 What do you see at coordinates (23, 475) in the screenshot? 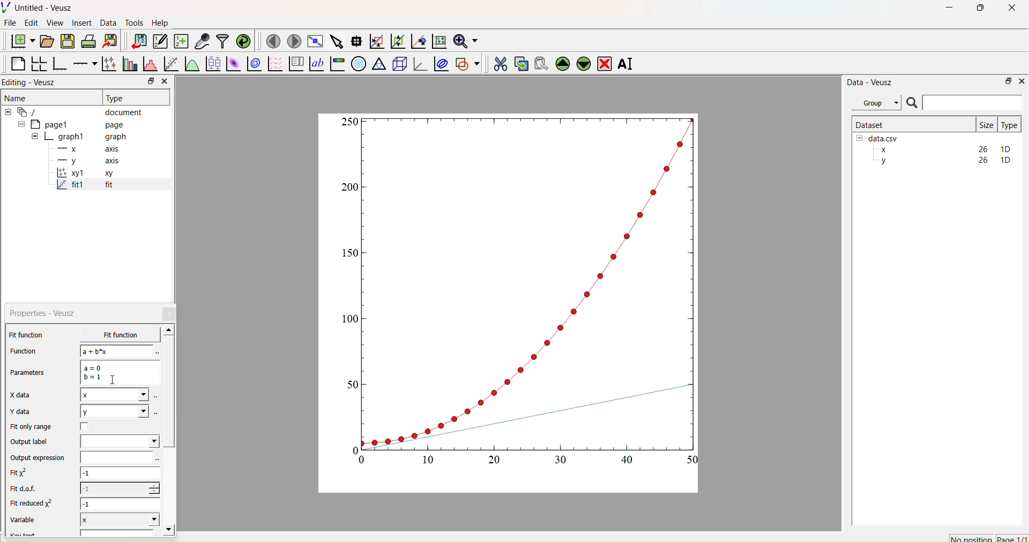
I see `Fit x^2` at bounding box center [23, 475].